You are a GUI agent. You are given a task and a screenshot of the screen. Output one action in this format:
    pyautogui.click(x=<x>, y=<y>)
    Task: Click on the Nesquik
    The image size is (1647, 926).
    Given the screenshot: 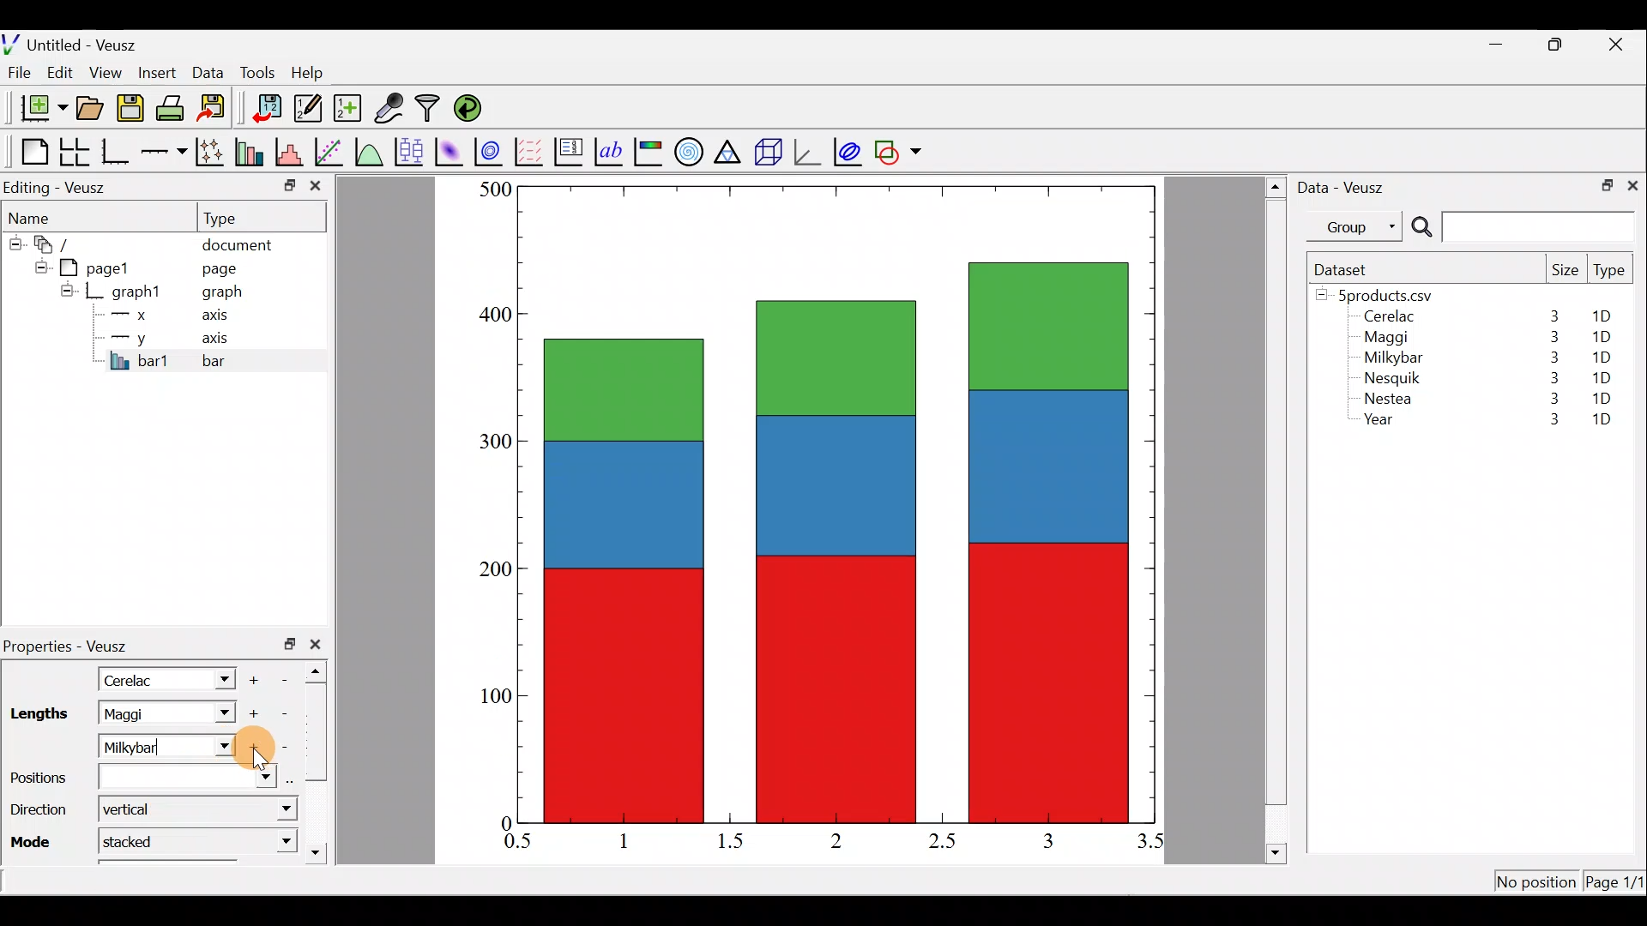 What is the action you would take?
    pyautogui.click(x=1390, y=378)
    